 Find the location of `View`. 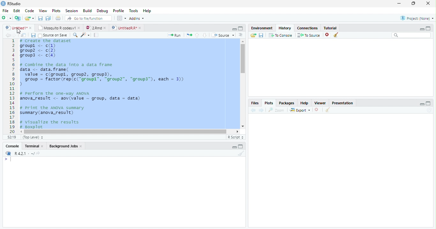

View is located at coordinates (43, 11).